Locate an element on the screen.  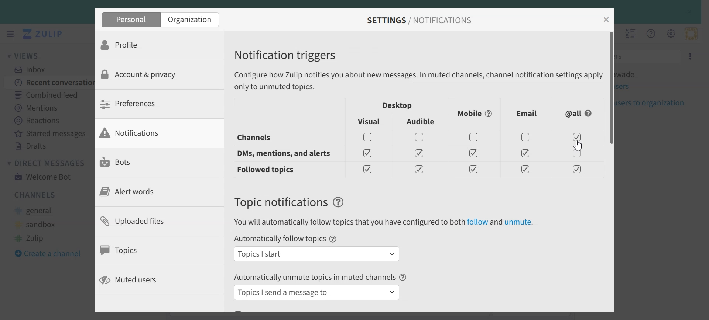
Mentions is located at coordinates (48, 107).